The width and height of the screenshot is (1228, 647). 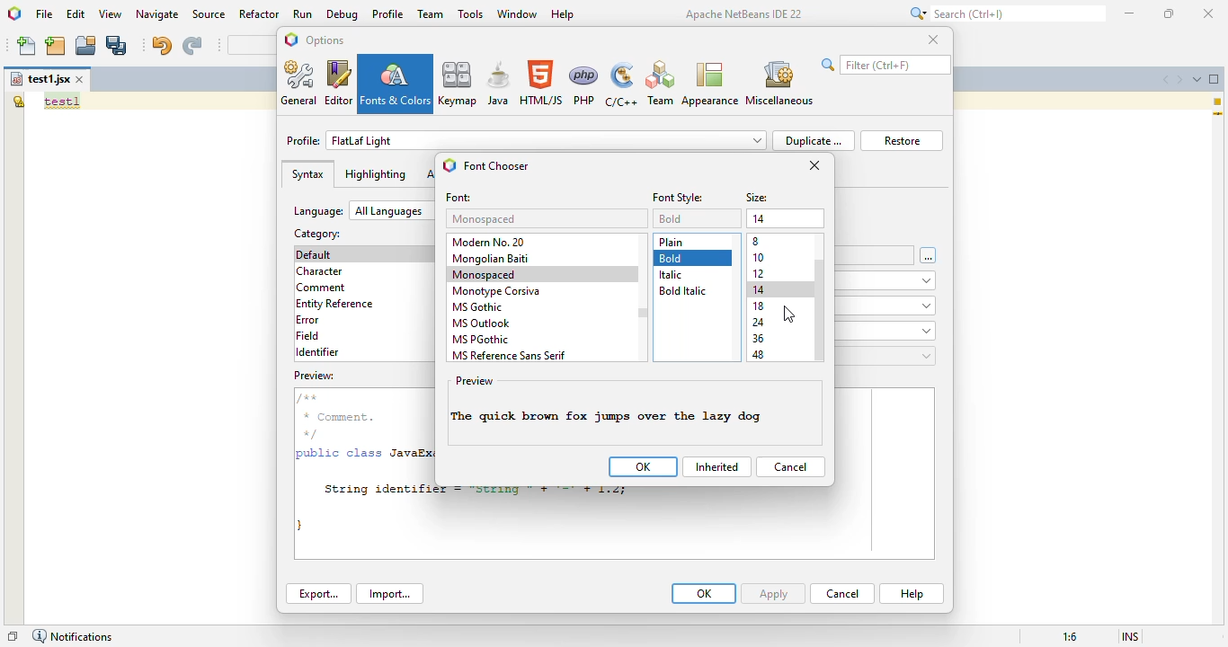 I want to click on }, so click(x=302, y=524).